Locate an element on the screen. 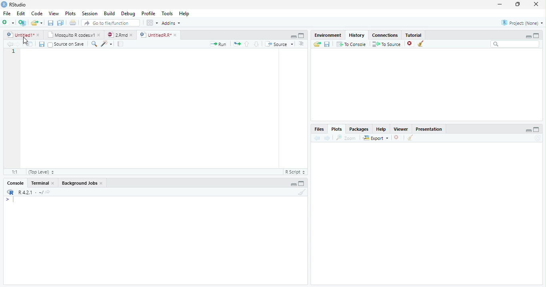 Image resolution: width=546 pixels, height=287 pixels. Addins is located at coordinates (171, 23).